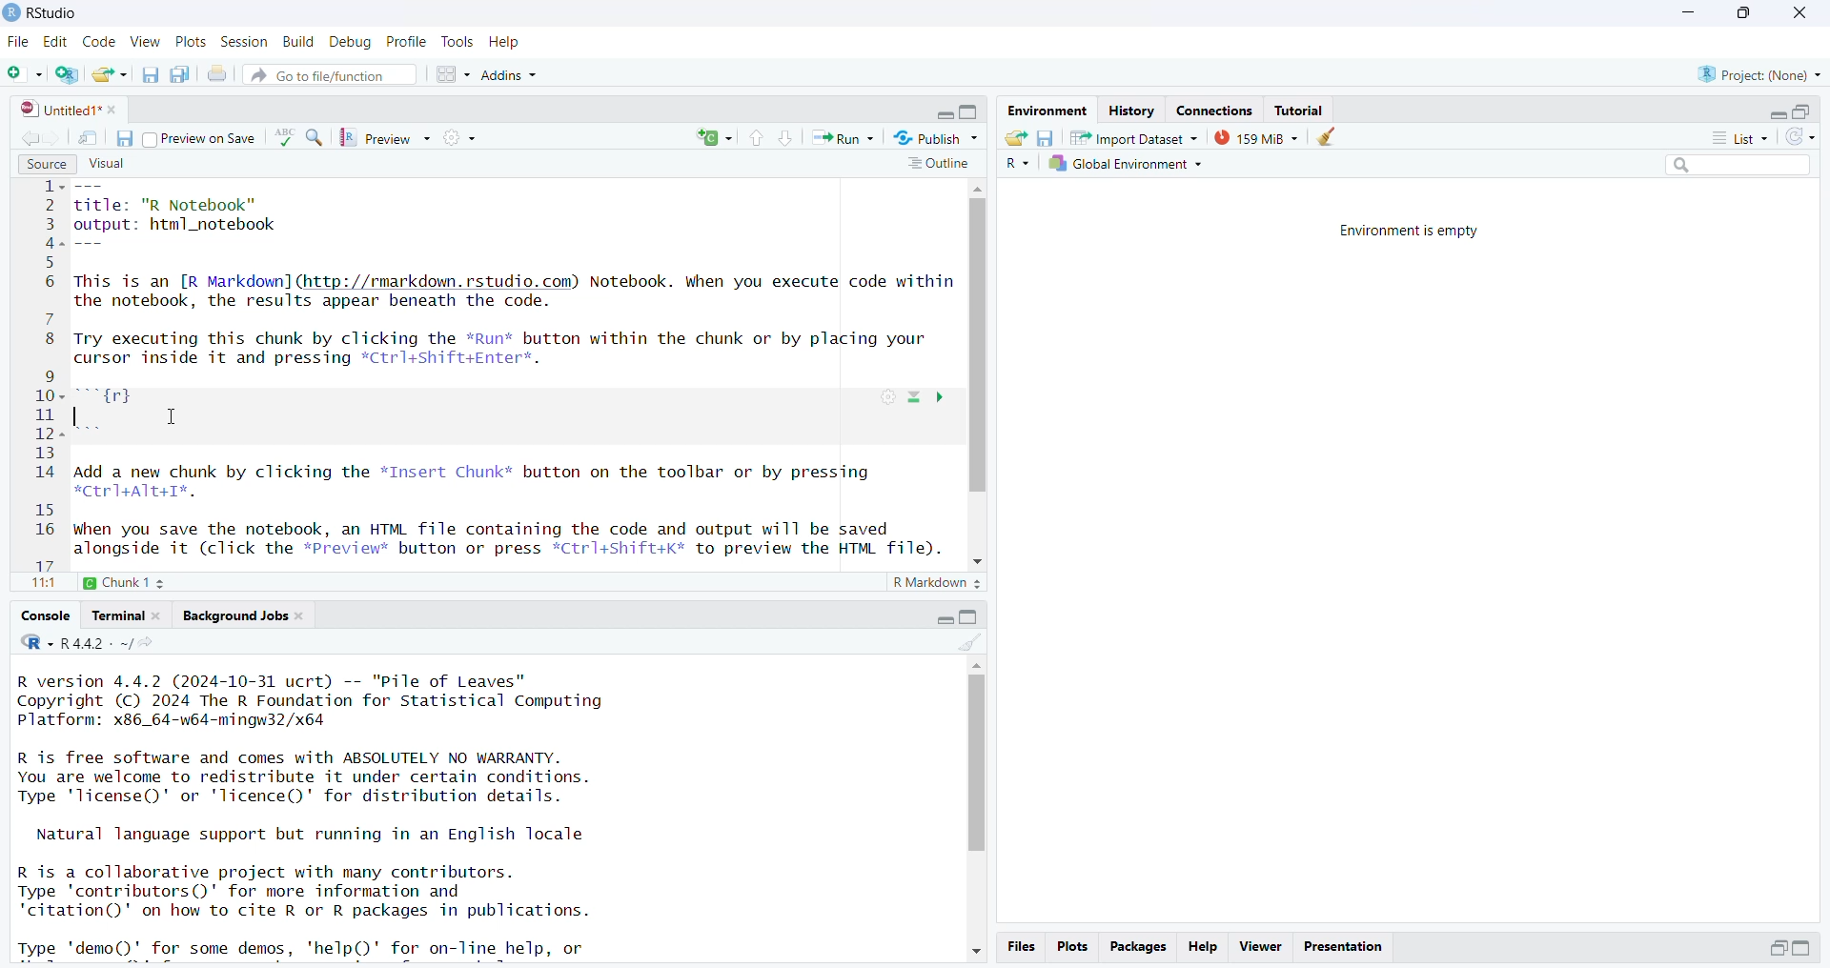 The image size is (1830, 968). What do you see at coordinates (1301, 110) in the screenshot?
I see `tutorial` at bounding box center [1301, 110].